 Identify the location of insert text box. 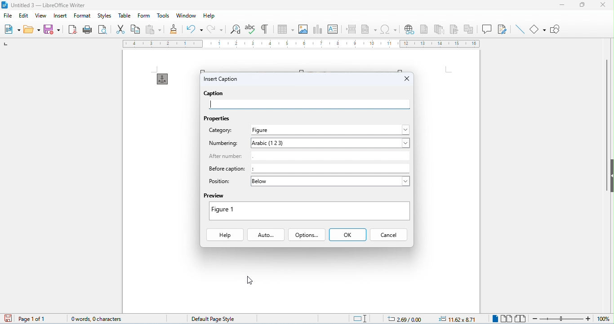
(334, 30).